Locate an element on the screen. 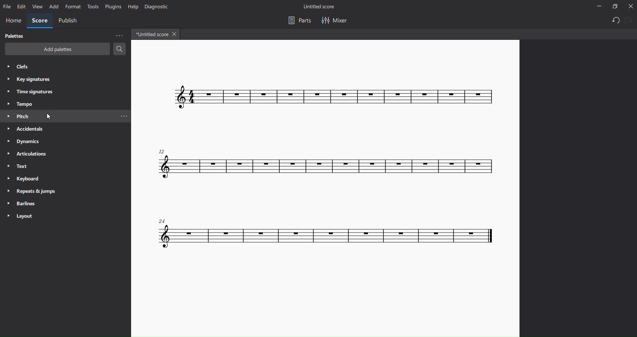  reports and jump is located at coordinates (34, 191).